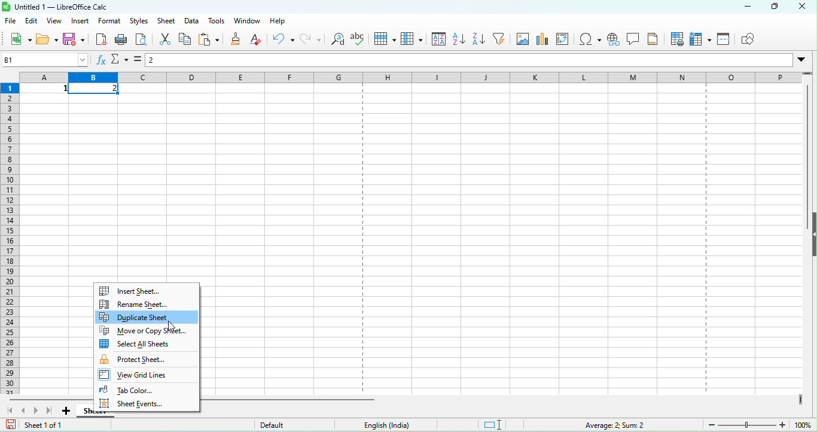  What do you see at coordinates (524, 41) in the screenshot?
I see `image` at bounding box center [524, 41].